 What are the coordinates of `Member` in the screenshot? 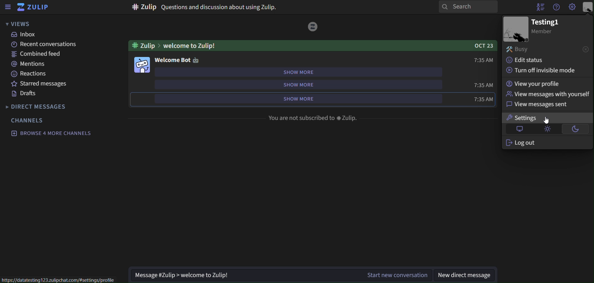 It's located at (546, 32).